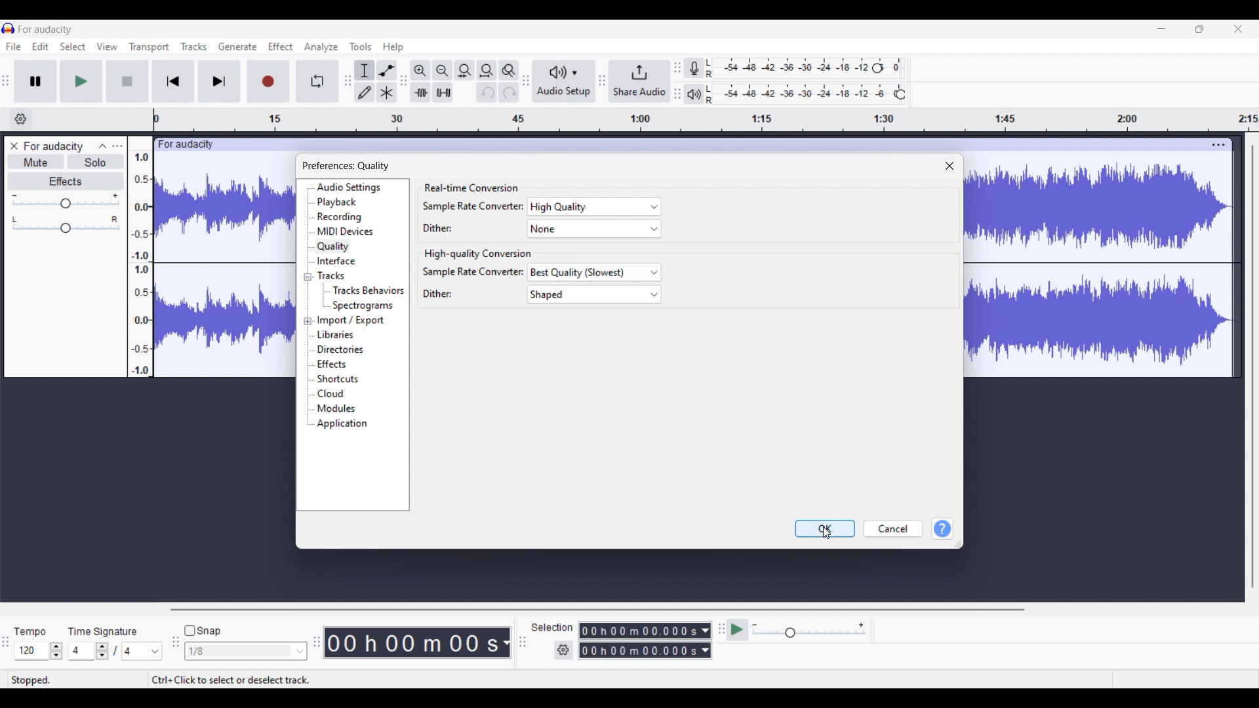 This screenshot has height=708, width=1259. I want to click on Zoom out, so click(443, 71).